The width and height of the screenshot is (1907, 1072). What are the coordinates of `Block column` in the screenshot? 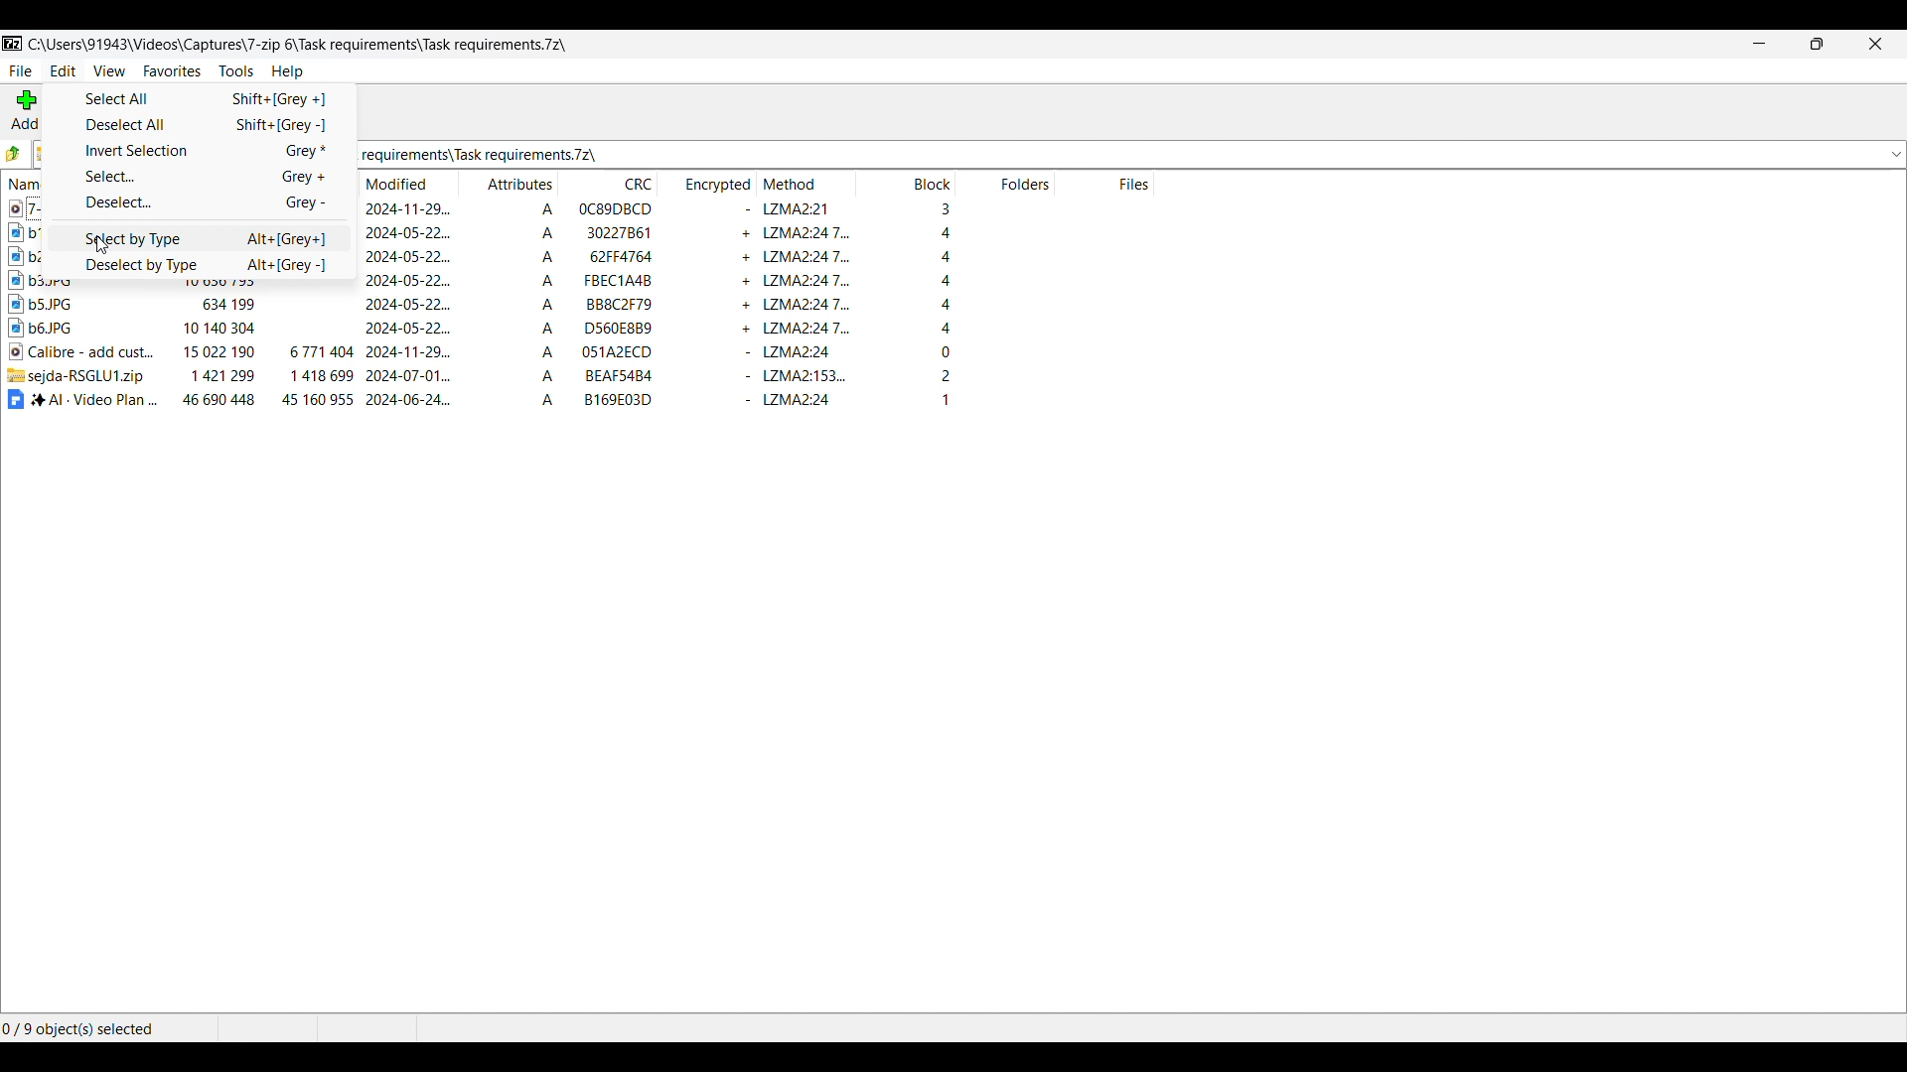 It's located at (908, 182).